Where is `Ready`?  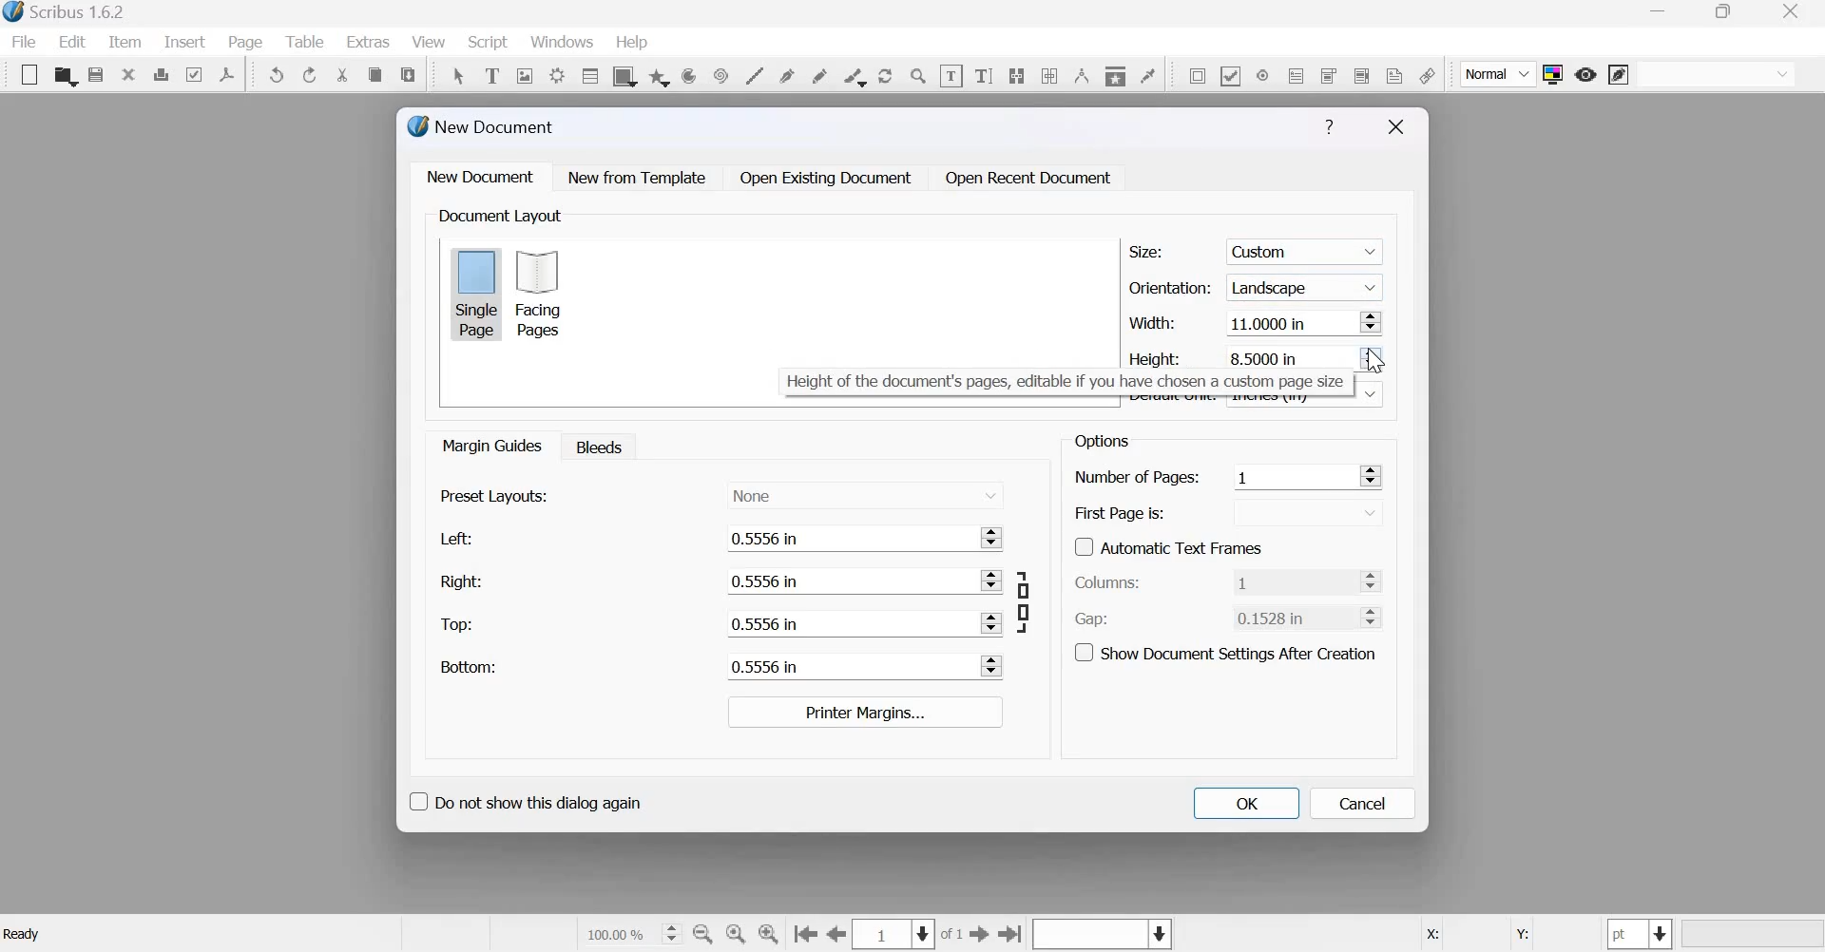 Ready is located at coordinates (25, 934).